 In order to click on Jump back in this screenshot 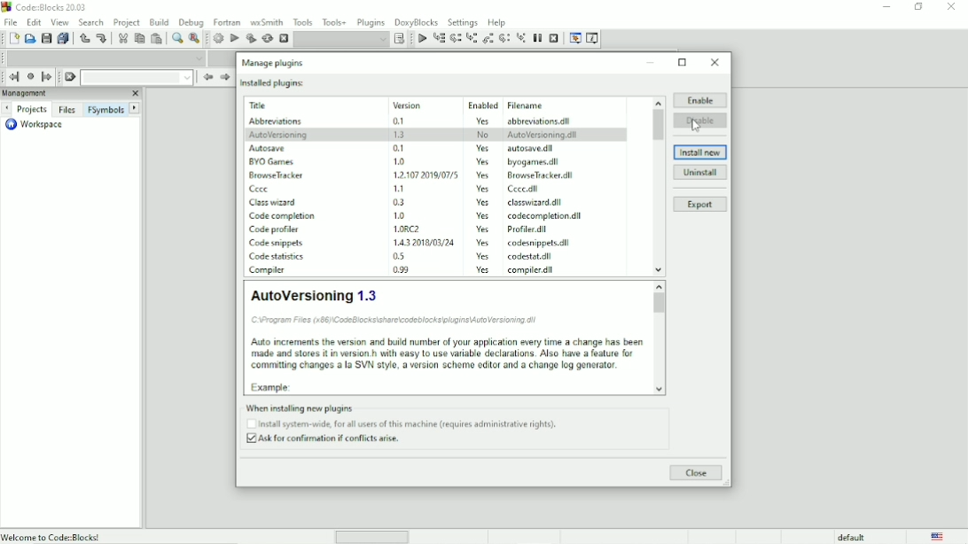, I will do `click(12, 77)`.